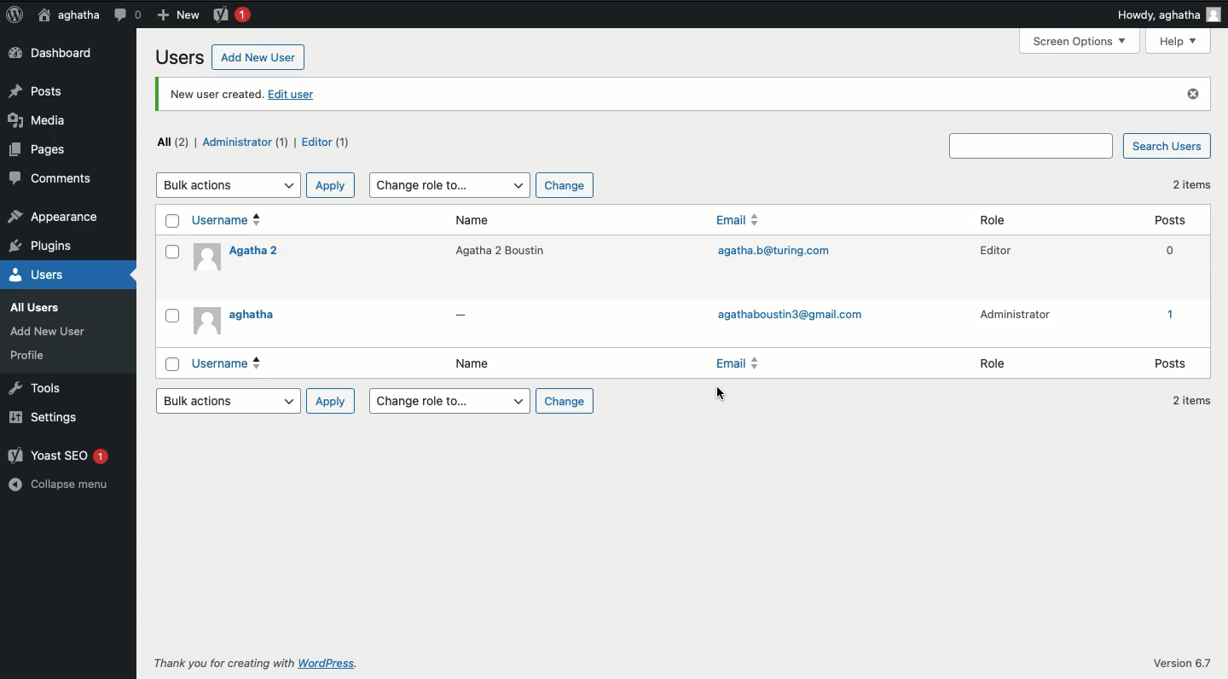 The width and height of the screenshot is (1228, 679). What do you see at coordinates (327, 185) in the screenshot?
I see `Apply` at bounding box center [327, 185].